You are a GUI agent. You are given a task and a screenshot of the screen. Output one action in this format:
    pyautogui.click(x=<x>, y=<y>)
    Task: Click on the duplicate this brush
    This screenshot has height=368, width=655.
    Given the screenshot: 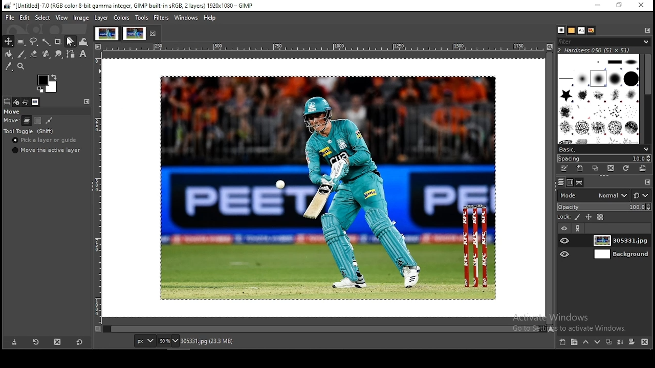 What is the action you would take?
    pyautogui.click(x=595, y=168)
    